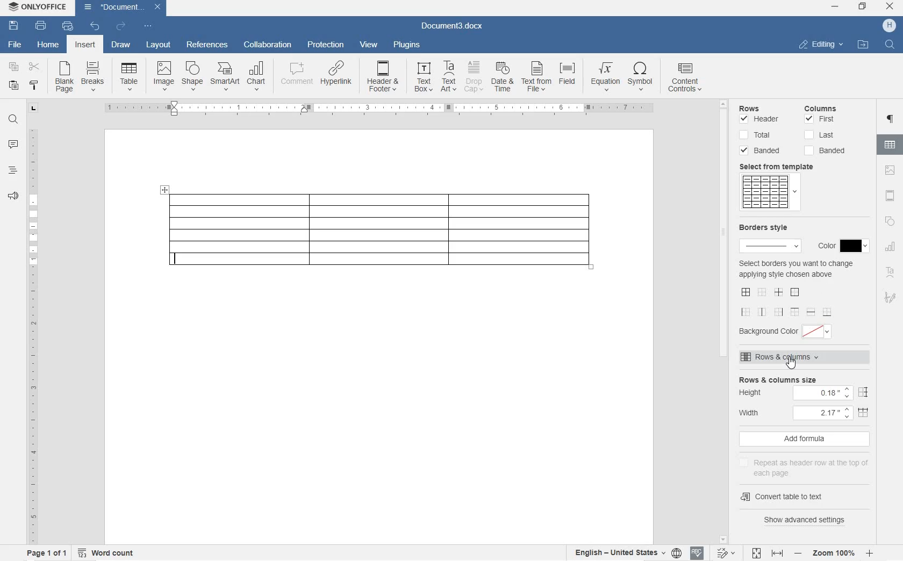 The height and width of the screenshot is (561, 903). Describe the element at coordinates (691, 79) in the screenshot. I see `CONTENT CONTROLS` at that location.